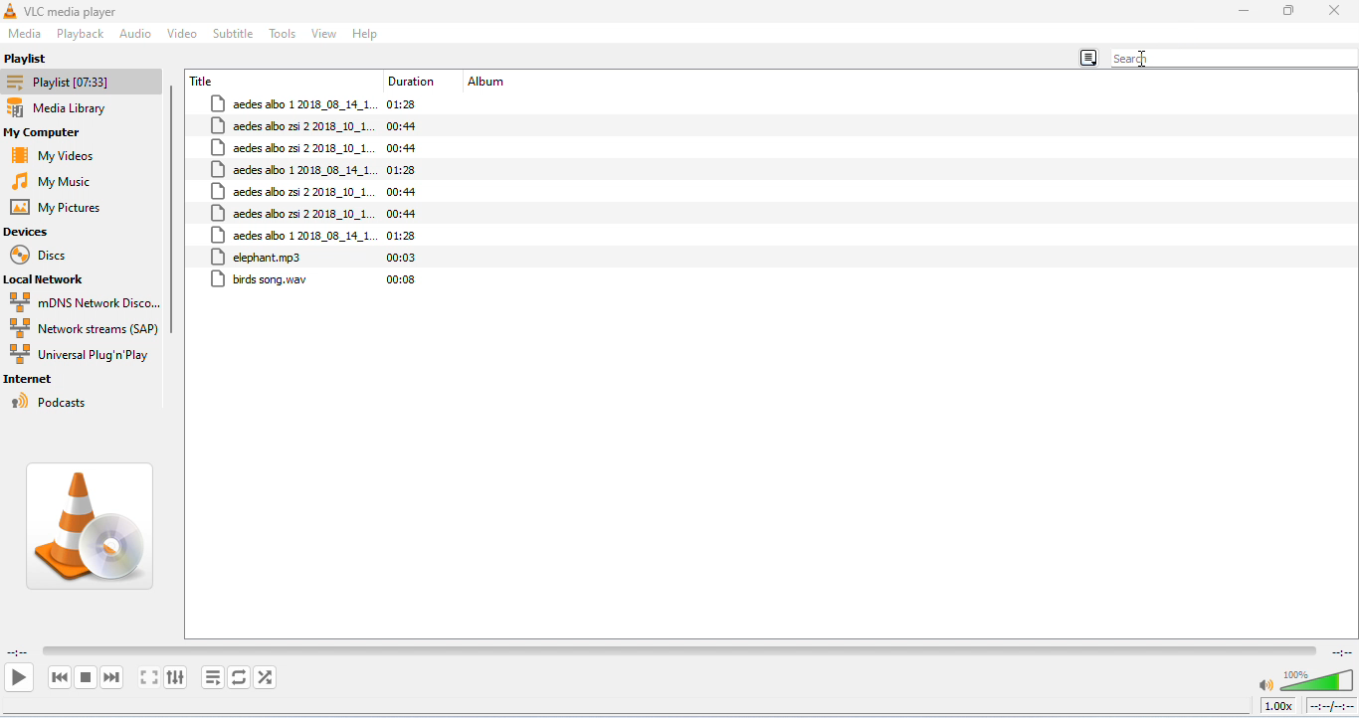  Describe the element at coordinates (265, 677) in the screenshot. I see `random` at that location.